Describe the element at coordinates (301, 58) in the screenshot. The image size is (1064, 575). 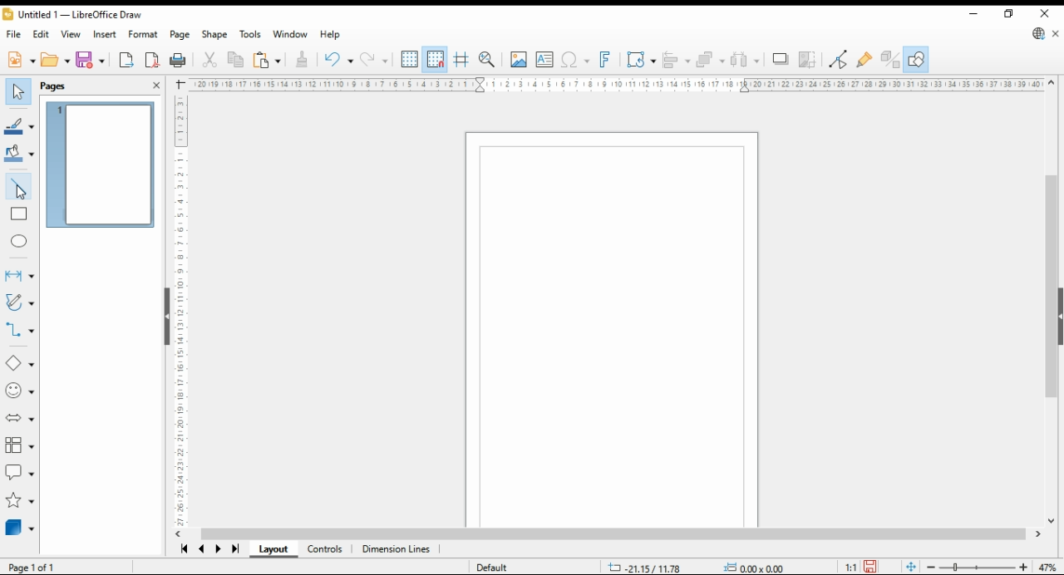
I see `clone formatting` at that location.